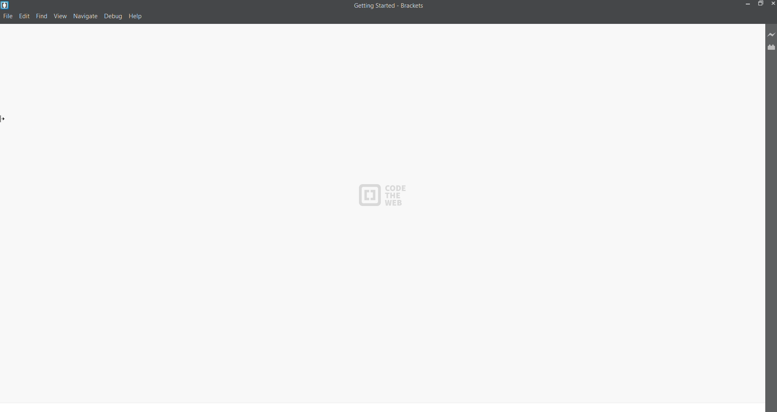 This screenshot has width=777, height=412. I want to click on help, so click(138, 17).